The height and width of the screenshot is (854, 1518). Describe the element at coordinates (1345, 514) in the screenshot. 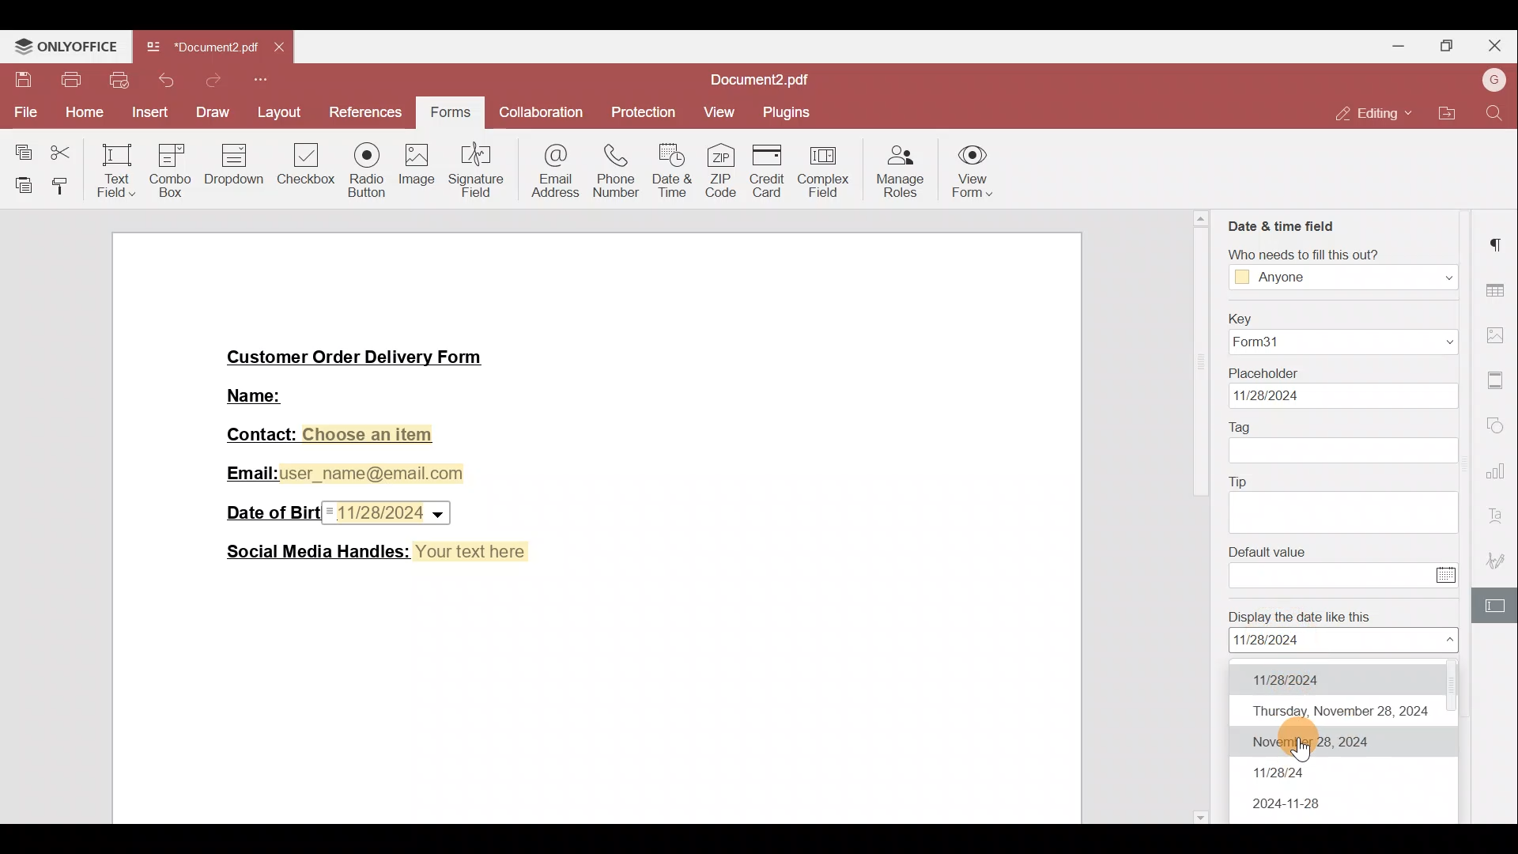

I see `tip` at that location.